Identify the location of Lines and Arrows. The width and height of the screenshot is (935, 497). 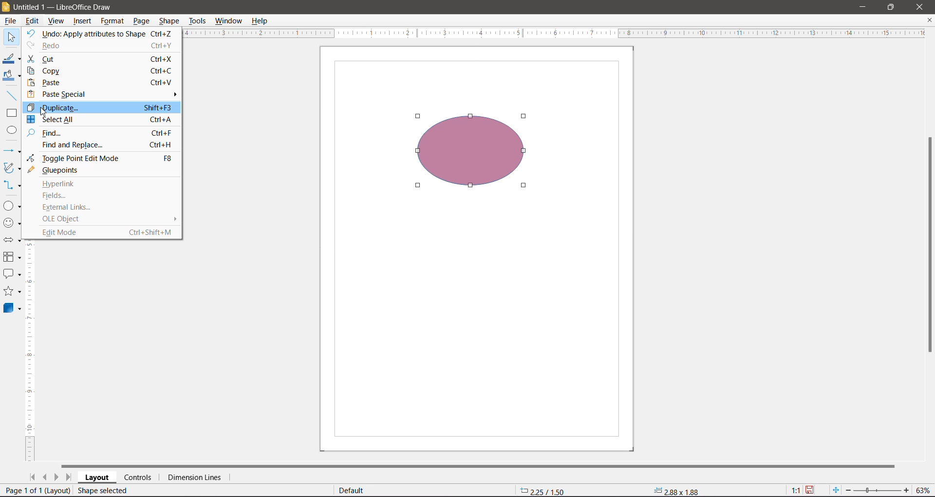
(12, 151).